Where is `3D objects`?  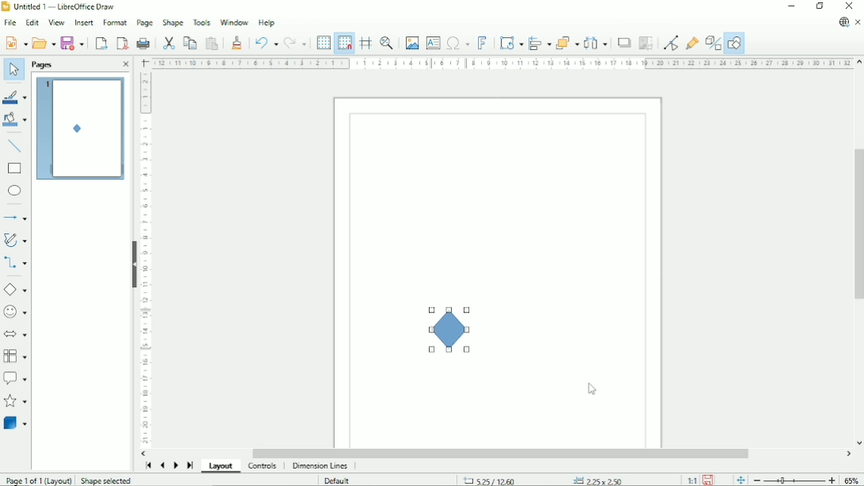
3D objects is located at coordinates (15, 425).